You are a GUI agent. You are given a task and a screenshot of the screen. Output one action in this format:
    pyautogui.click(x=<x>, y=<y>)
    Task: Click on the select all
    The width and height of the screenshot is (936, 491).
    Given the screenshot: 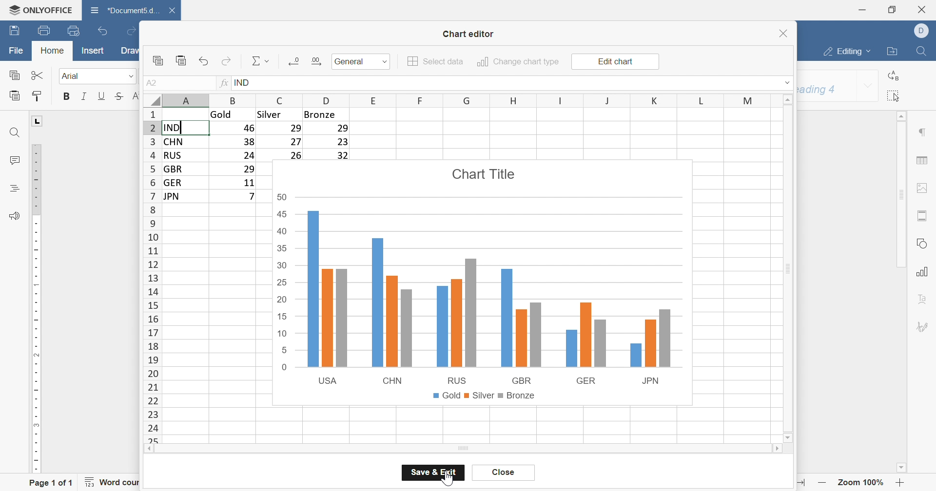 What is the action you would take?
    pyautogui.click(x=895, y=96)
    